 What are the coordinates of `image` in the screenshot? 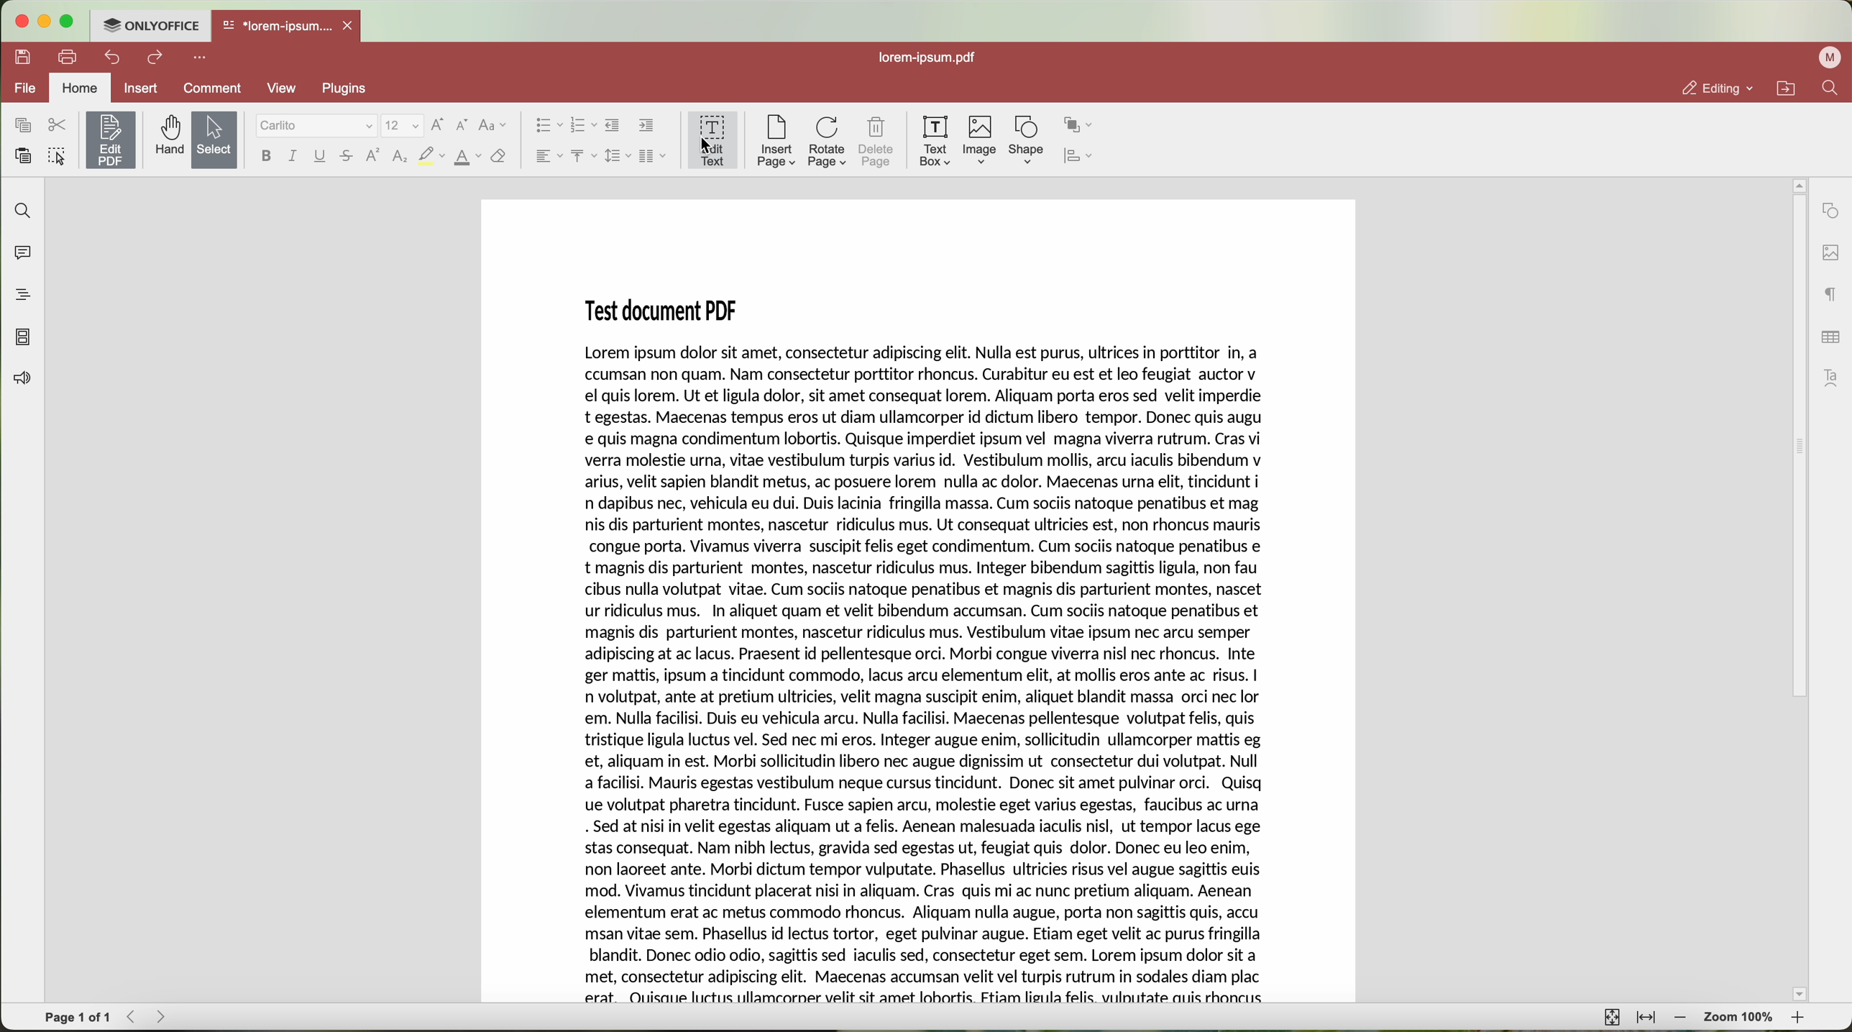 It's located at (981, 140).